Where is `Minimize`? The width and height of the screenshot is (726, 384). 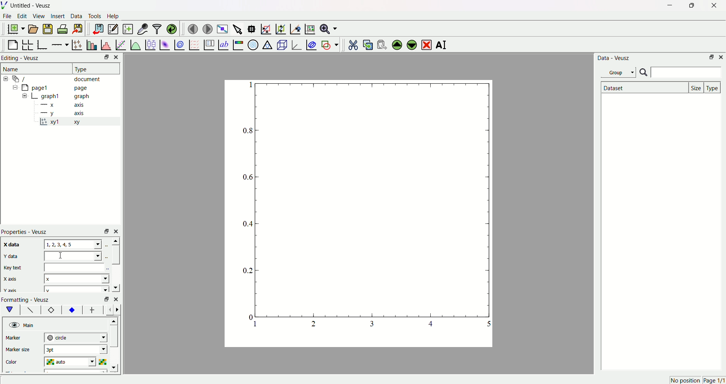 Minimize is located at coordinates (668, 6).